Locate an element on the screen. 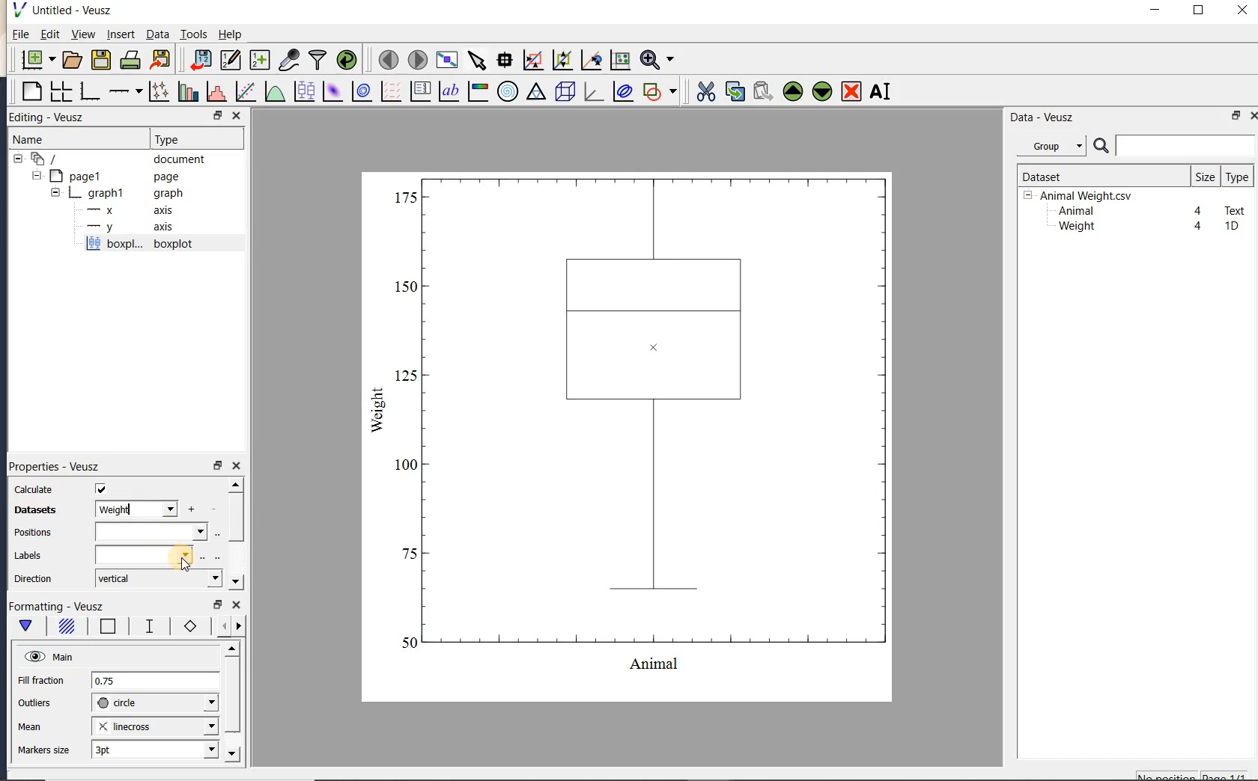  4 is located at coordinates (1199, 212).